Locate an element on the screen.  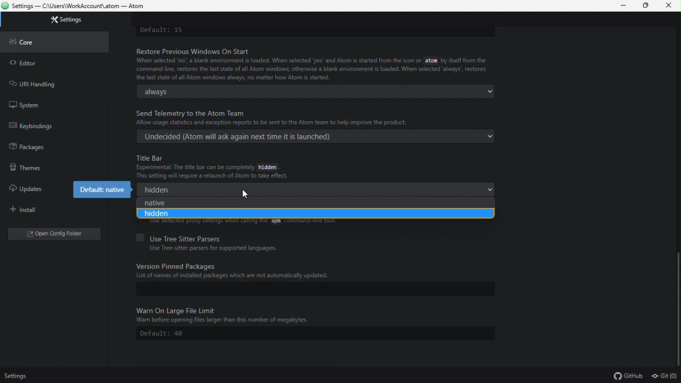
Experimental: The title bar can be completely hidden. This setting will require a relaunch of Atom to take effect. is located at coordinates (214, 172).